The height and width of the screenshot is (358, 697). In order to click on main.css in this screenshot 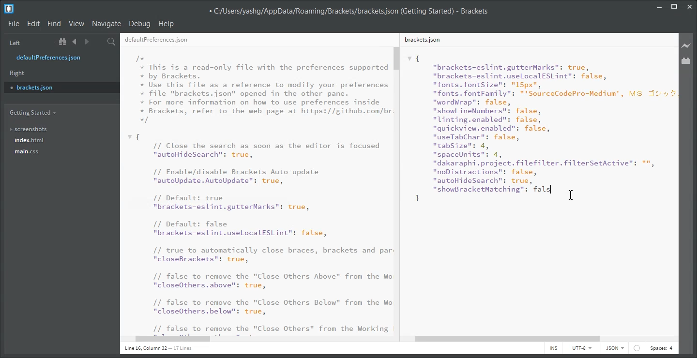, I will do `click(28, 151)`.